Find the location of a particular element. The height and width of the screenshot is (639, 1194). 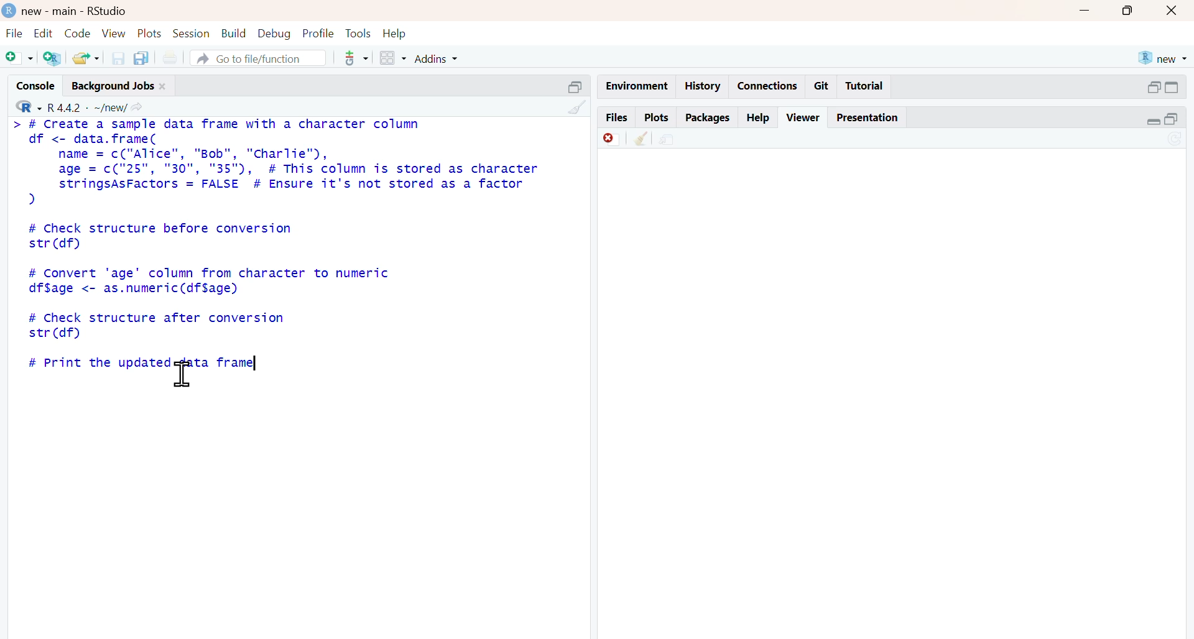

save is located at coordinates (118, 58).